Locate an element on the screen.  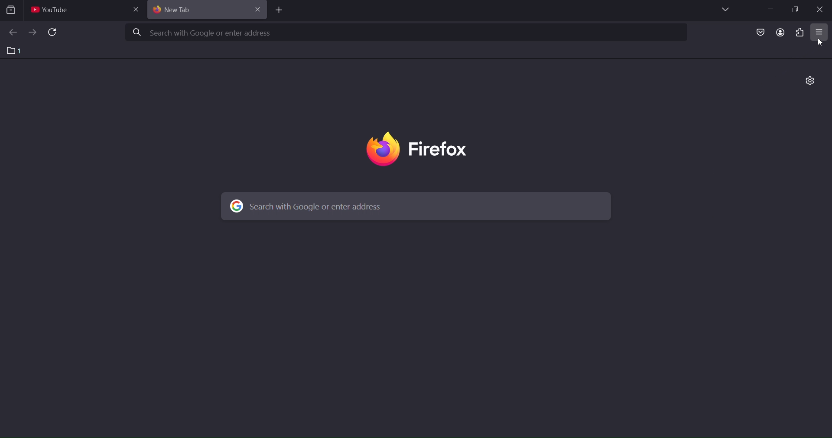
go back one page is located at coordinates (12, 33).